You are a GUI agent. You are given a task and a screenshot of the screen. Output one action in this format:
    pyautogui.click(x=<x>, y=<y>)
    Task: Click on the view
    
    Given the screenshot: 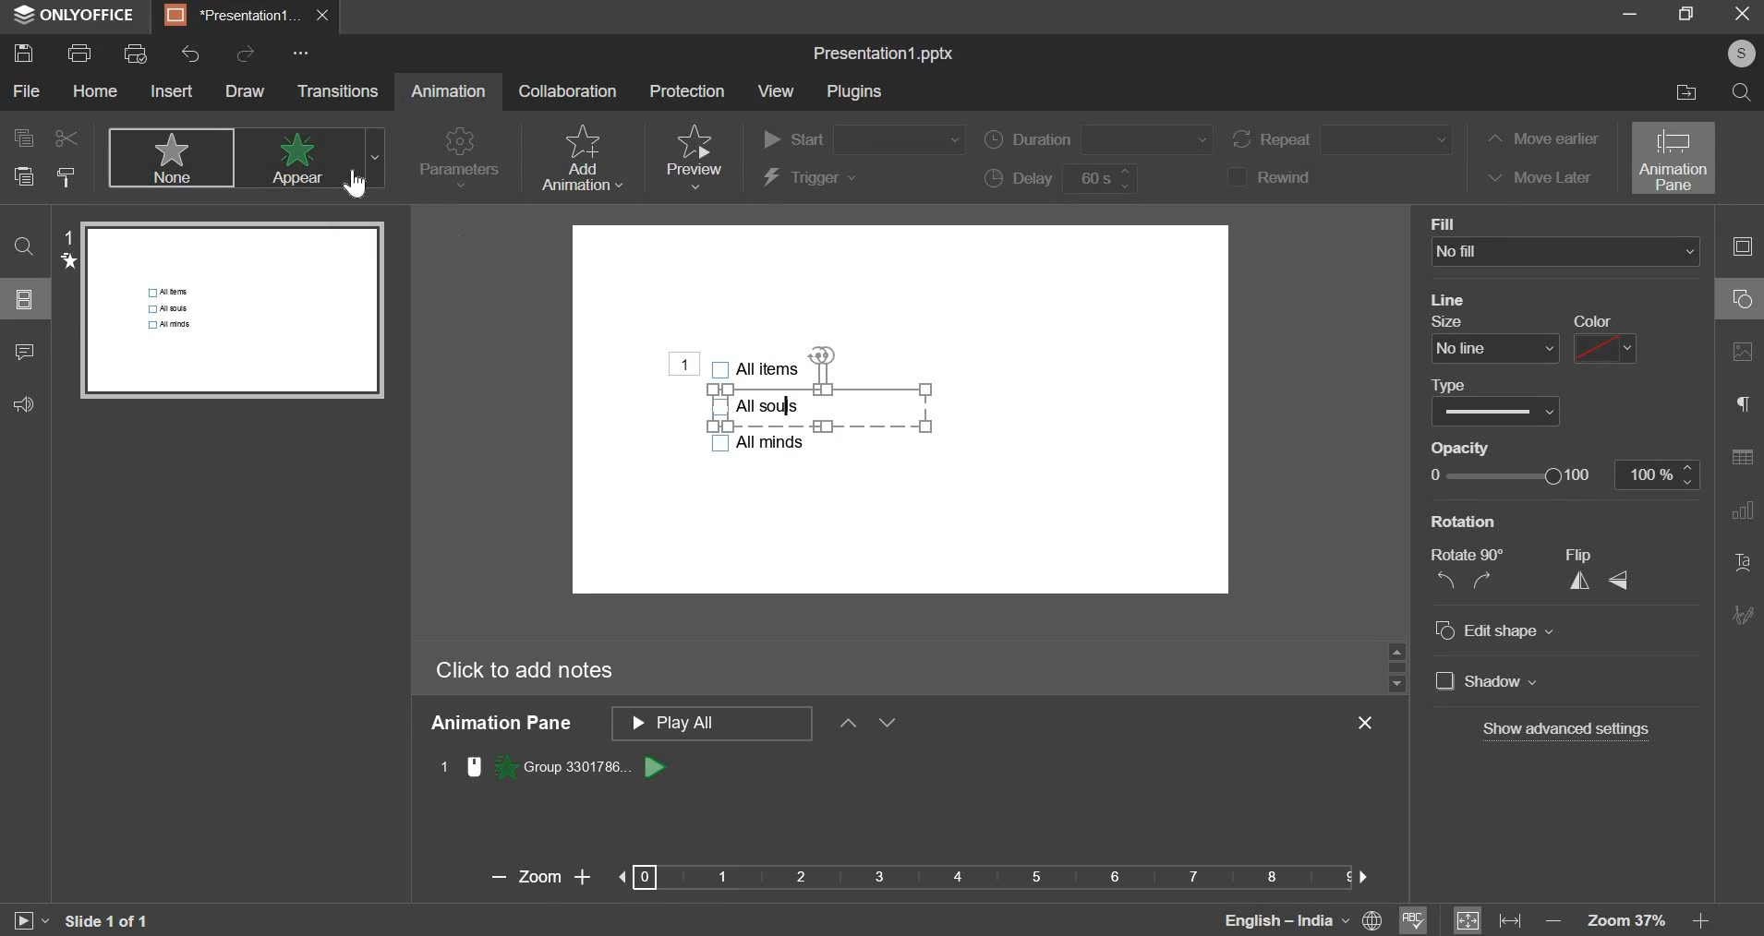 What is the action you would take?
    pyautogui.click(x=777, y=91)
    